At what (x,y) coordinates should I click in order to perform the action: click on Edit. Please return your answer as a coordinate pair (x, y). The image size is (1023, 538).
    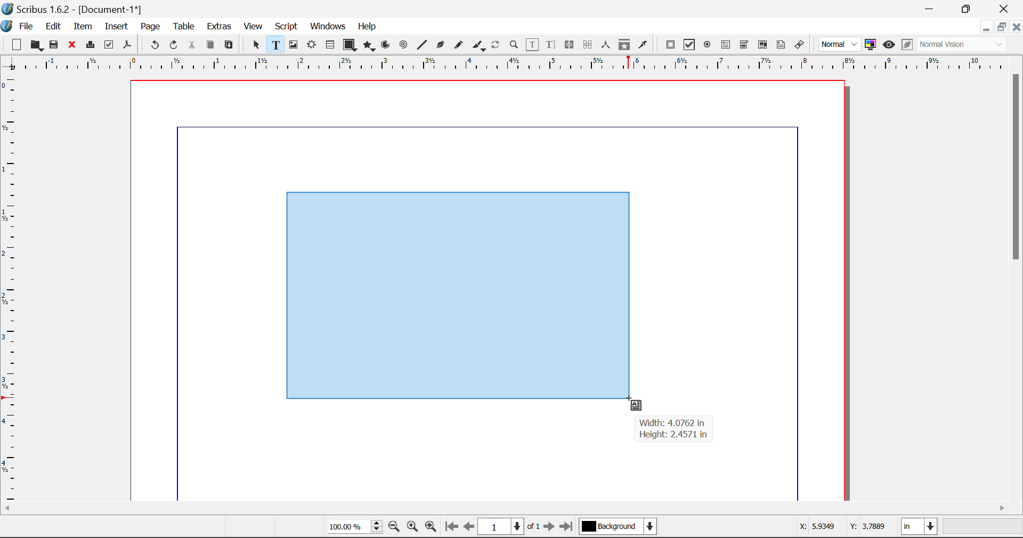
    Looking at the image, I should click on (53, 26).